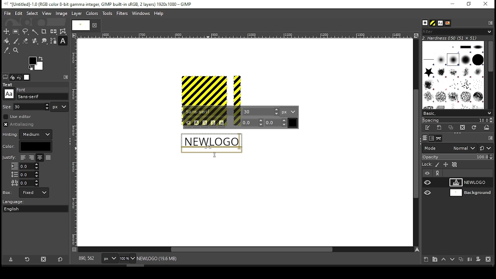  What do you see at coordinates (19, 208) in the screenshot?
I see `english` at bounding box center [19, 208].